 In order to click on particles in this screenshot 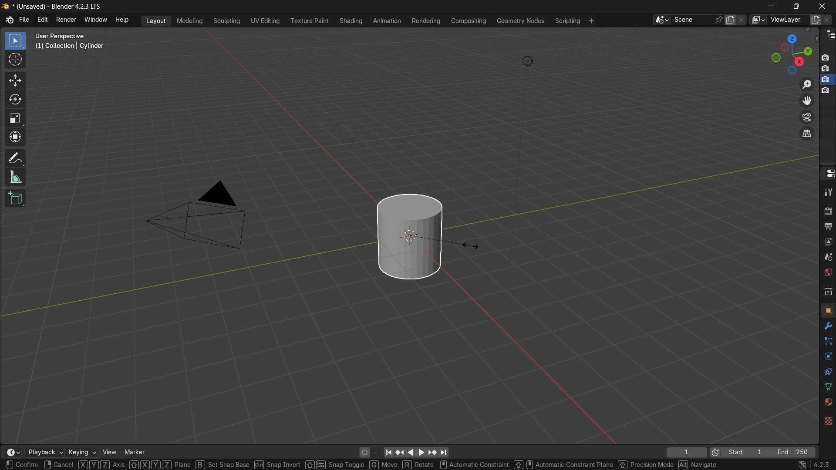, I will do `click(826, 342)`.